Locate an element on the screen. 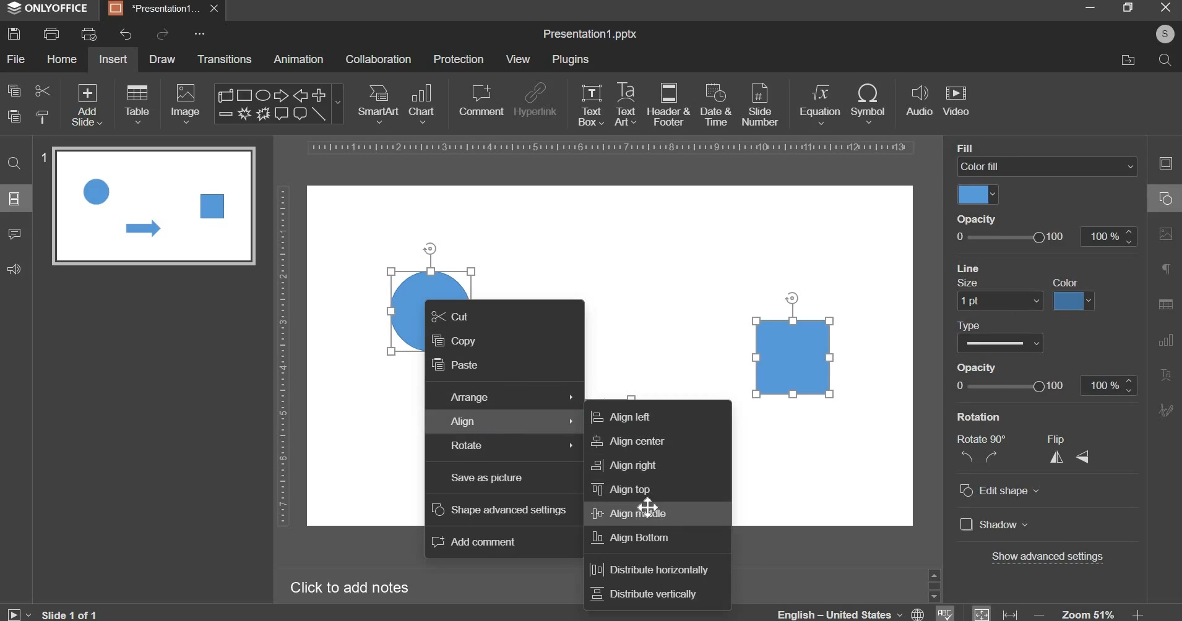 This screenshot has width=1182, height=621. vertical slider is located at coordinates (934, 585).